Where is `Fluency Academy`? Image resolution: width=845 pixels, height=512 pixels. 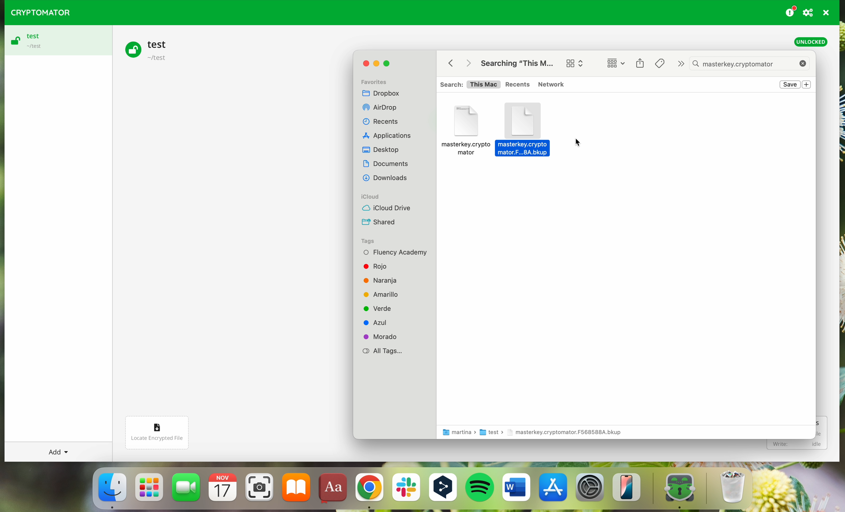 Fluency Academy is located at coordinates (396, 252).